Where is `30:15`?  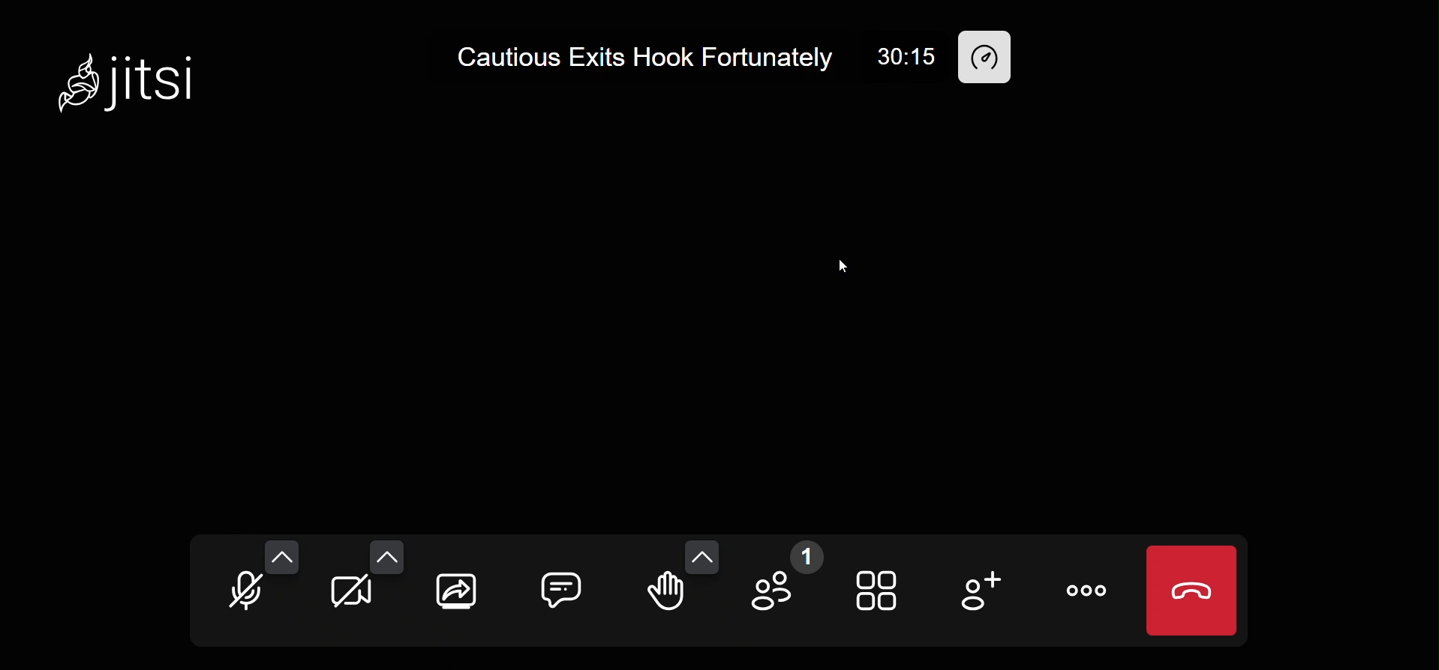
30:15 is located at coordinates (906, 57).